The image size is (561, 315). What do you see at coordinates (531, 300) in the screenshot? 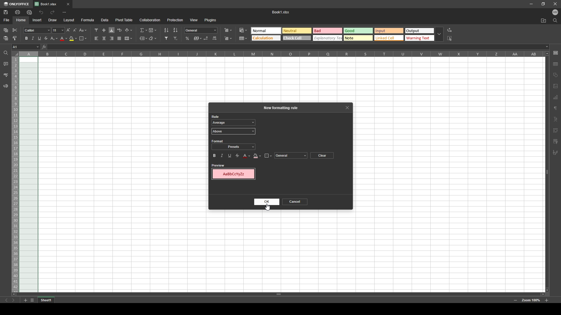
I see `zoom` at bounding box center [531, 300].